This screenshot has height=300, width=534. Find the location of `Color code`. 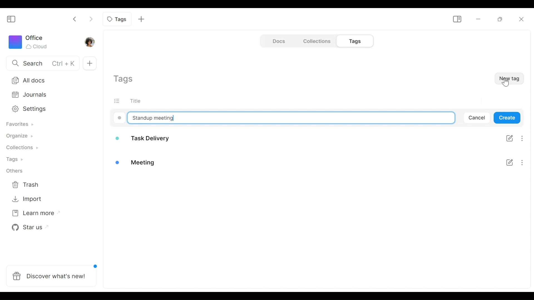

Color code is located at coordinates (119, 117).